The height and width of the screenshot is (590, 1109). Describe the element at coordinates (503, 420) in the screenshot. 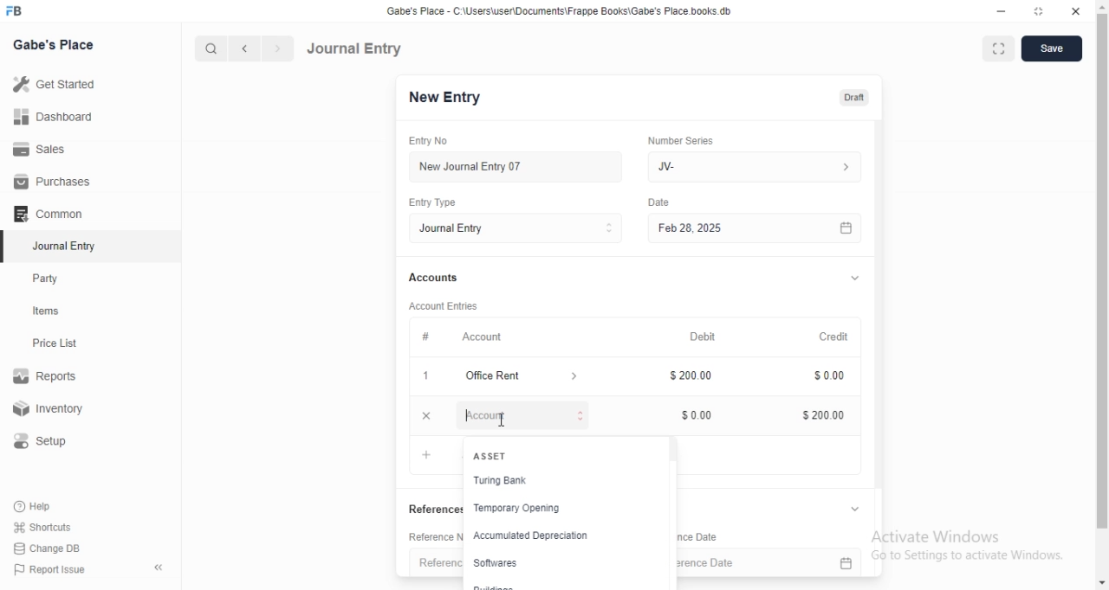

I see `cursor` at that location.